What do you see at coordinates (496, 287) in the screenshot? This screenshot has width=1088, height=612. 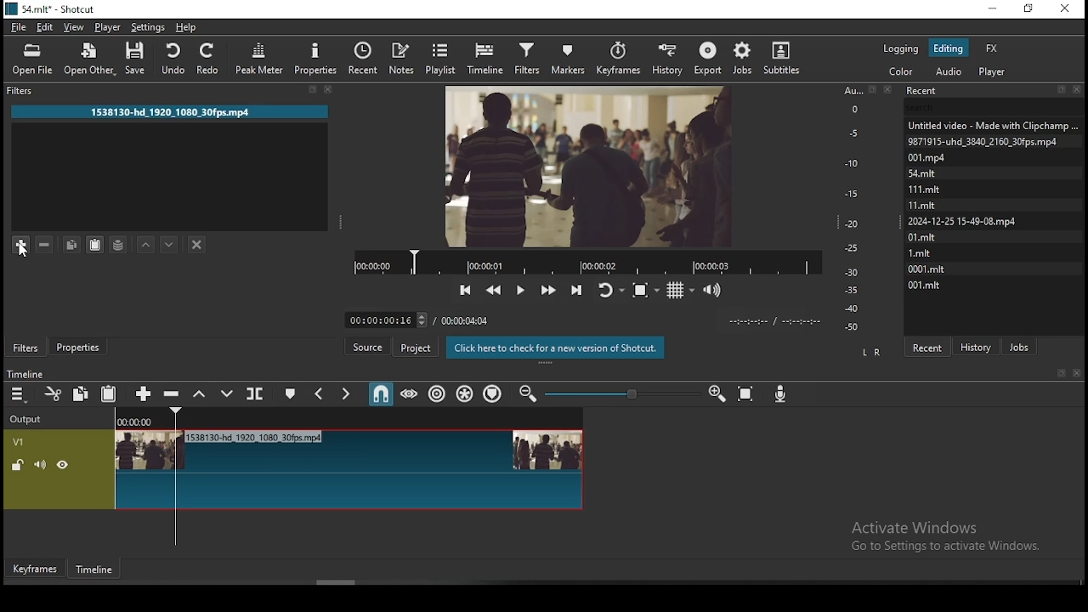 I see `play quickly backwards` at bounding box center [496, 287].